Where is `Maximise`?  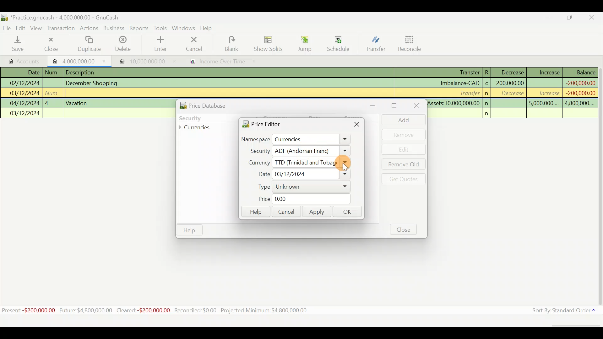 Maximise is located at coordinates (395, 106).